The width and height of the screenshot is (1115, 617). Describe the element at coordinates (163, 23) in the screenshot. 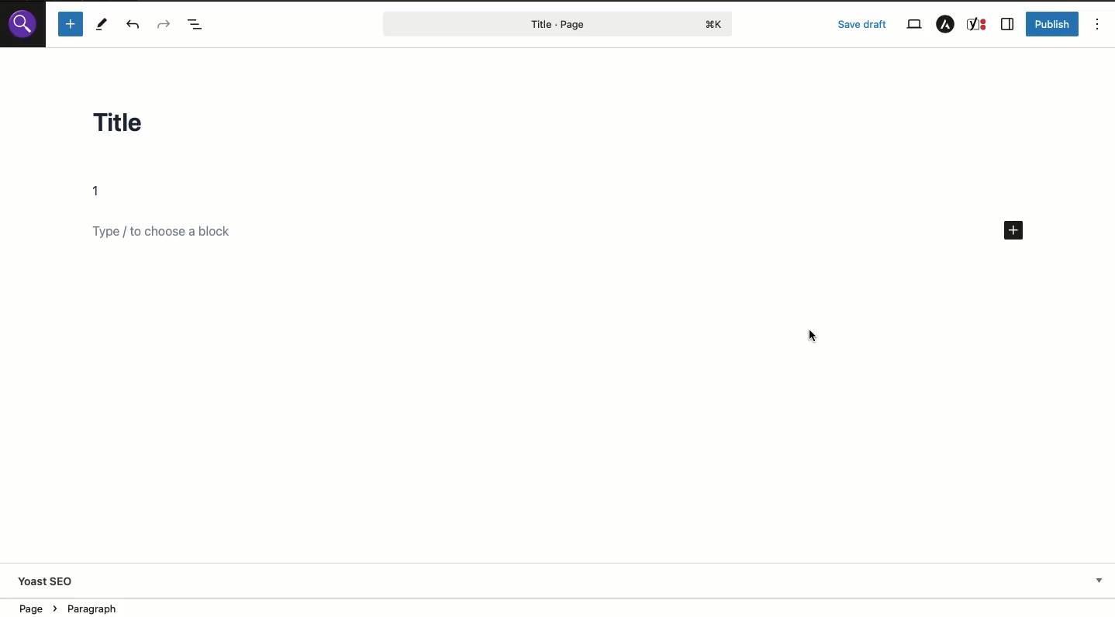

I see `Redo` at that location.